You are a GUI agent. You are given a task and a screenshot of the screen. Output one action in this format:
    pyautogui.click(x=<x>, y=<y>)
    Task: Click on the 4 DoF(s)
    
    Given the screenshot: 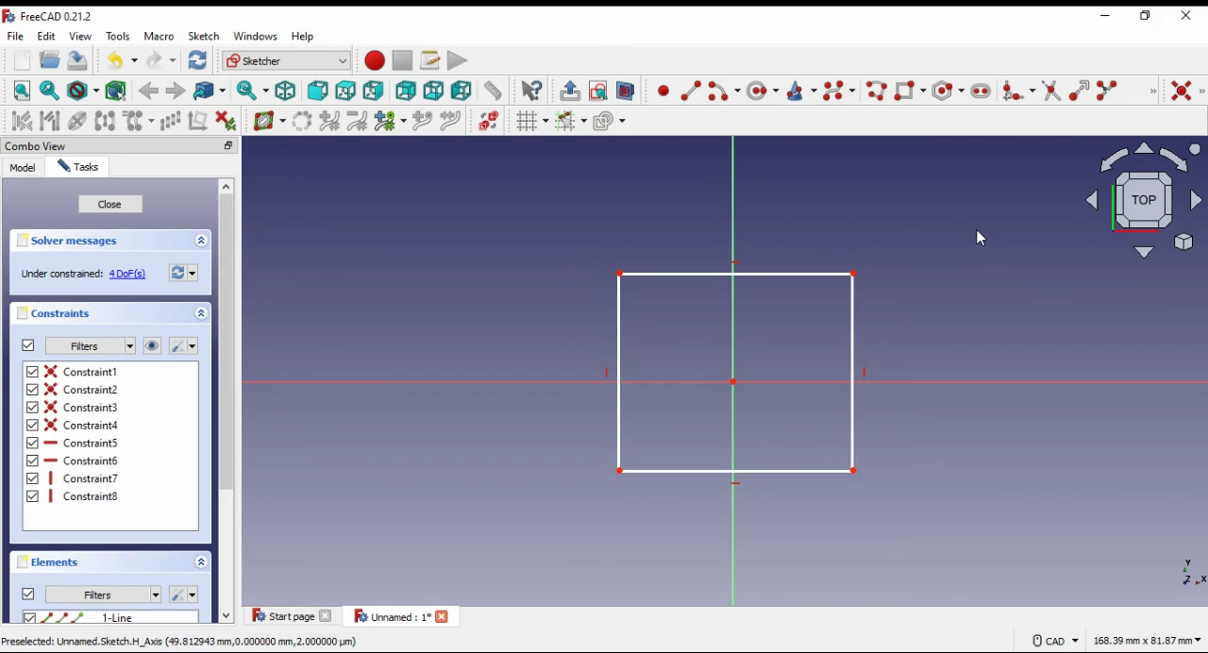 What is the action you would take?
    pyautogui.click(x=129, y=275)
    